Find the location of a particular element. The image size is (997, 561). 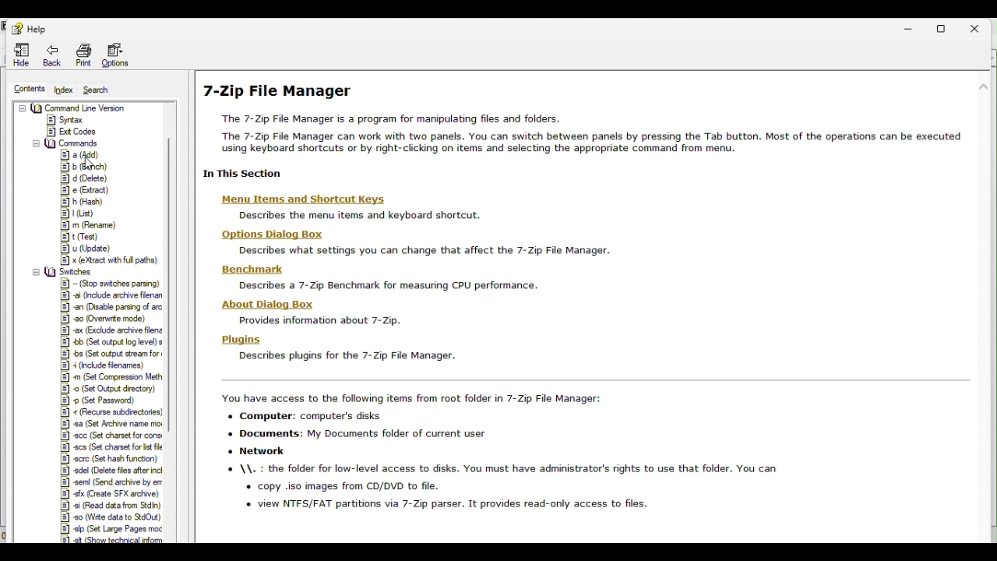

7-Zip File Manager is located at coordinates (275, 90).